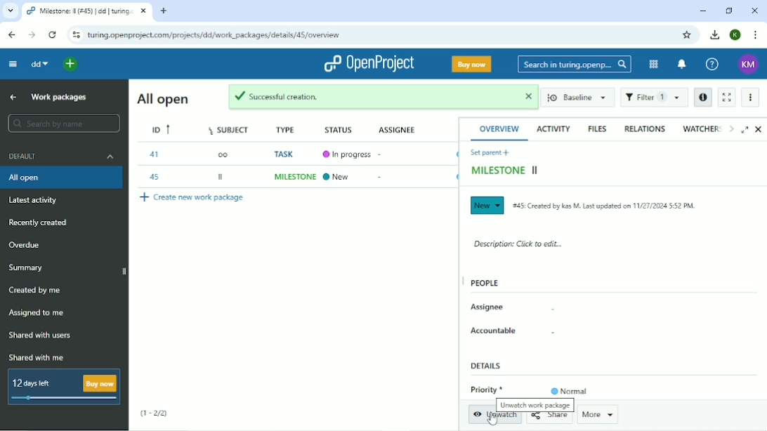 Image resolution: width=767 pixels, height=431 pixels. Describe the element at coordinates (63, 178) in the screenshot. I see `All open` at that location.